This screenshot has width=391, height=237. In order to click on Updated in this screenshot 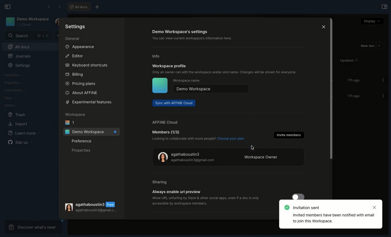, I will do `click(348, 60)`.